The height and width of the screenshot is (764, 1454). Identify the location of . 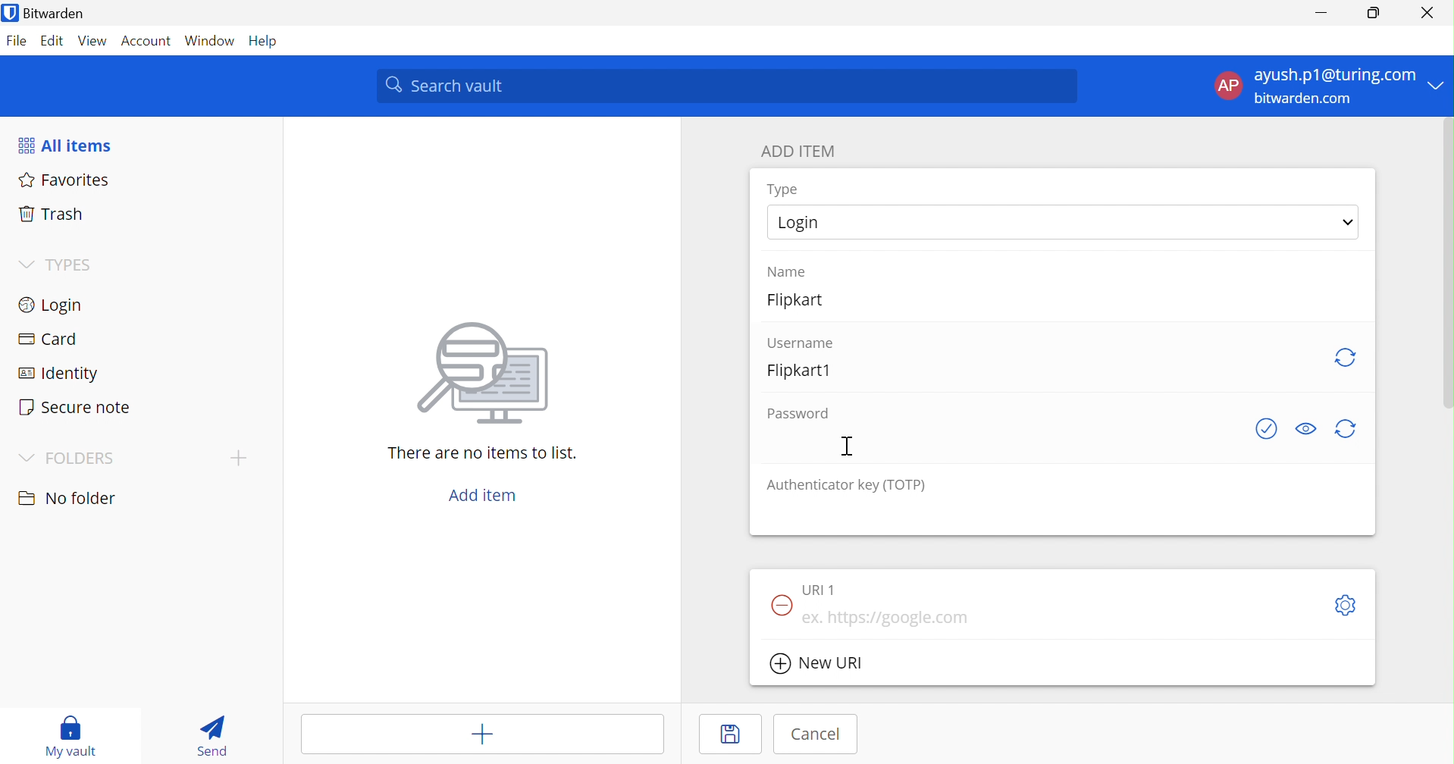
(779, 607).